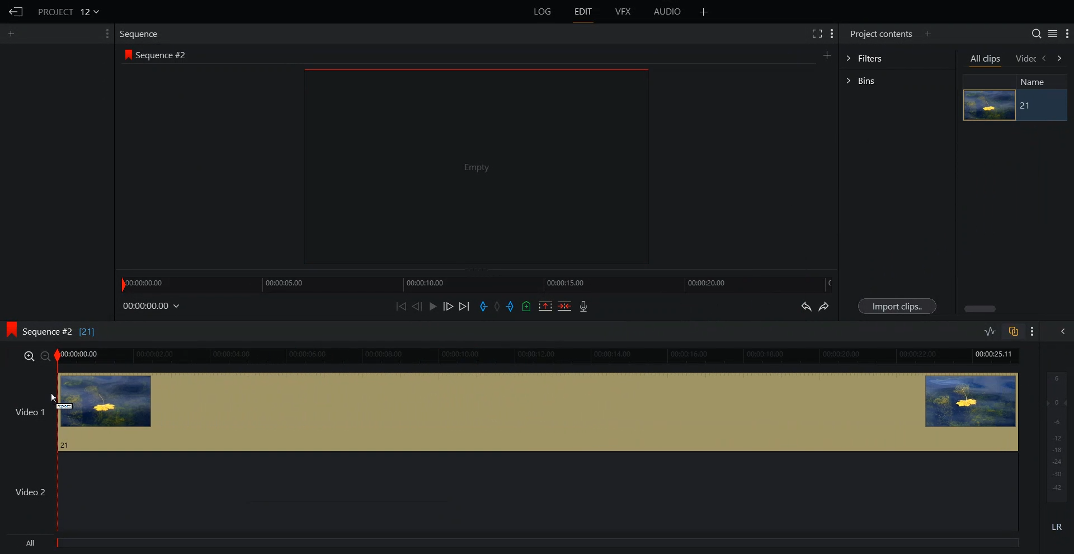 The height and width of the screenshot is (554, 1074). I want to click on Undo, so click(806, 306).